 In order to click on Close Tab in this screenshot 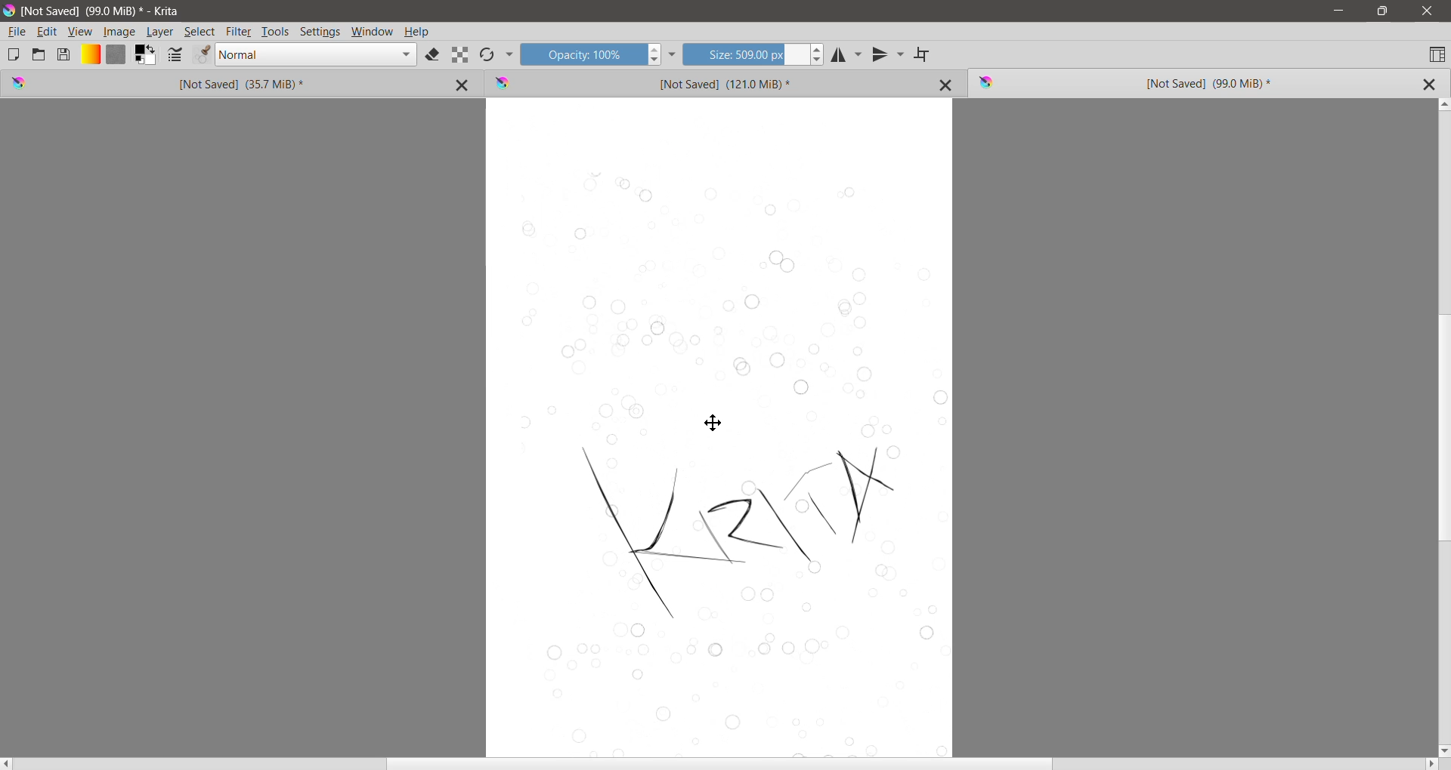, I will do `click(1428, 85)`.